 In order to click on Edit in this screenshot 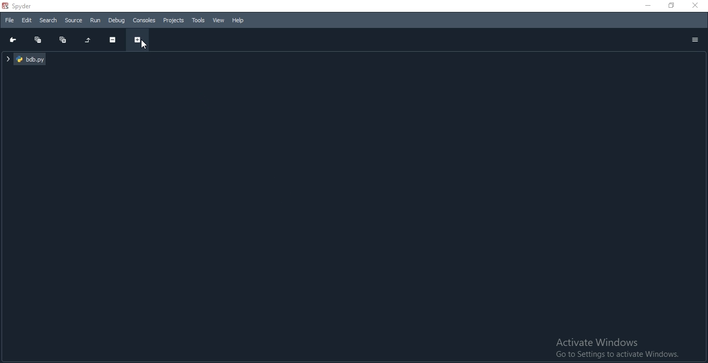, I will do `click(26, 20)`.